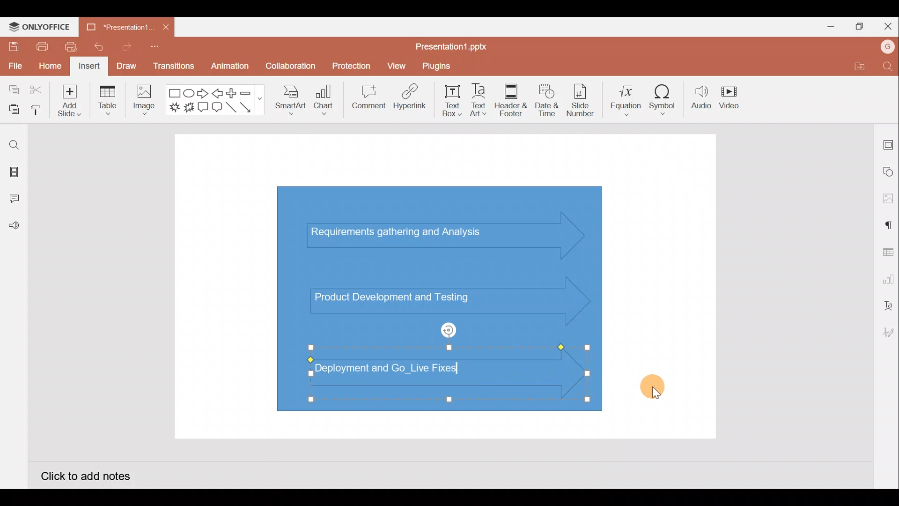 The width and height of the screenshot is (899, 506). Describe the element at coordinates (142, 102) in the screenshot. I see `Image` at that location.